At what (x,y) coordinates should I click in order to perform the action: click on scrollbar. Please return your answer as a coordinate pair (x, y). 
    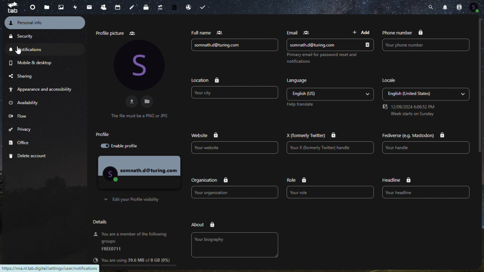
    Looking at the image, I should click on (481, 86).